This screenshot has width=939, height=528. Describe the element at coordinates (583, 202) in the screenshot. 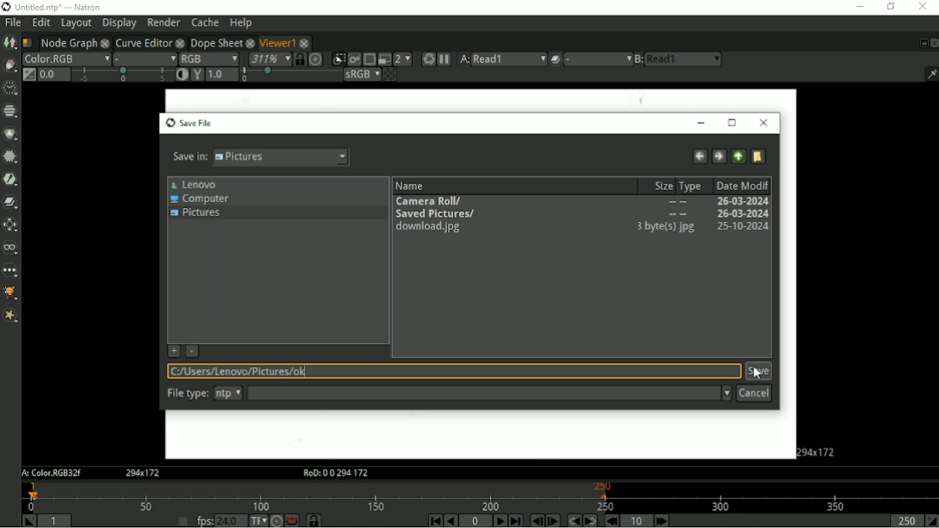

I see `Camera Roll/` at that location.